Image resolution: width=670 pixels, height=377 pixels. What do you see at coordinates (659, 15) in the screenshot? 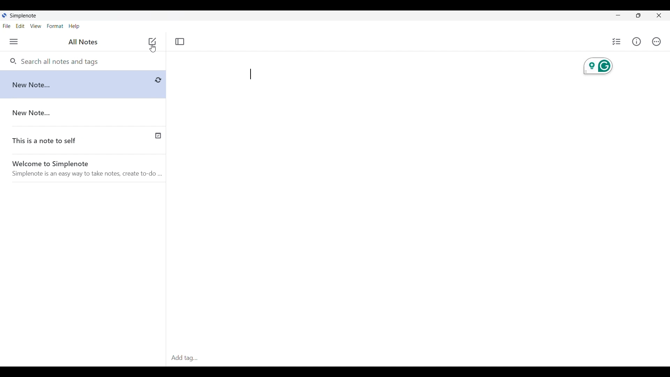
I see `Close interface` at bounding box center [659, 15].